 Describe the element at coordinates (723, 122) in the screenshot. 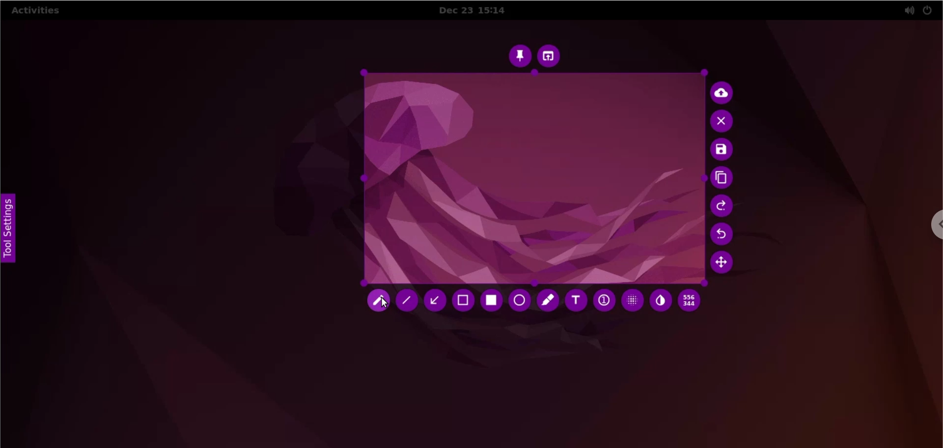

I see `cancel culture` at that location.